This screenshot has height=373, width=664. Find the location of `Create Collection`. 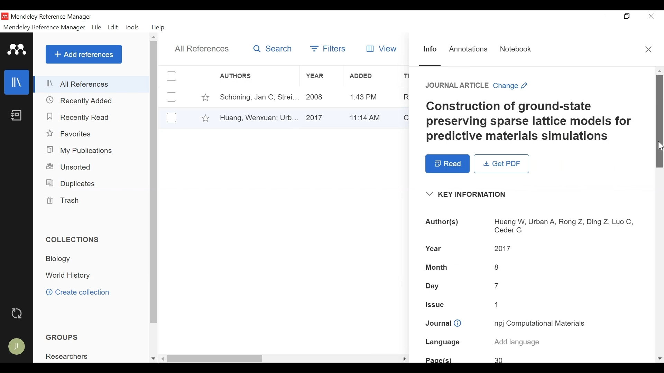

Create Collection is located at coordinates (78, 292).